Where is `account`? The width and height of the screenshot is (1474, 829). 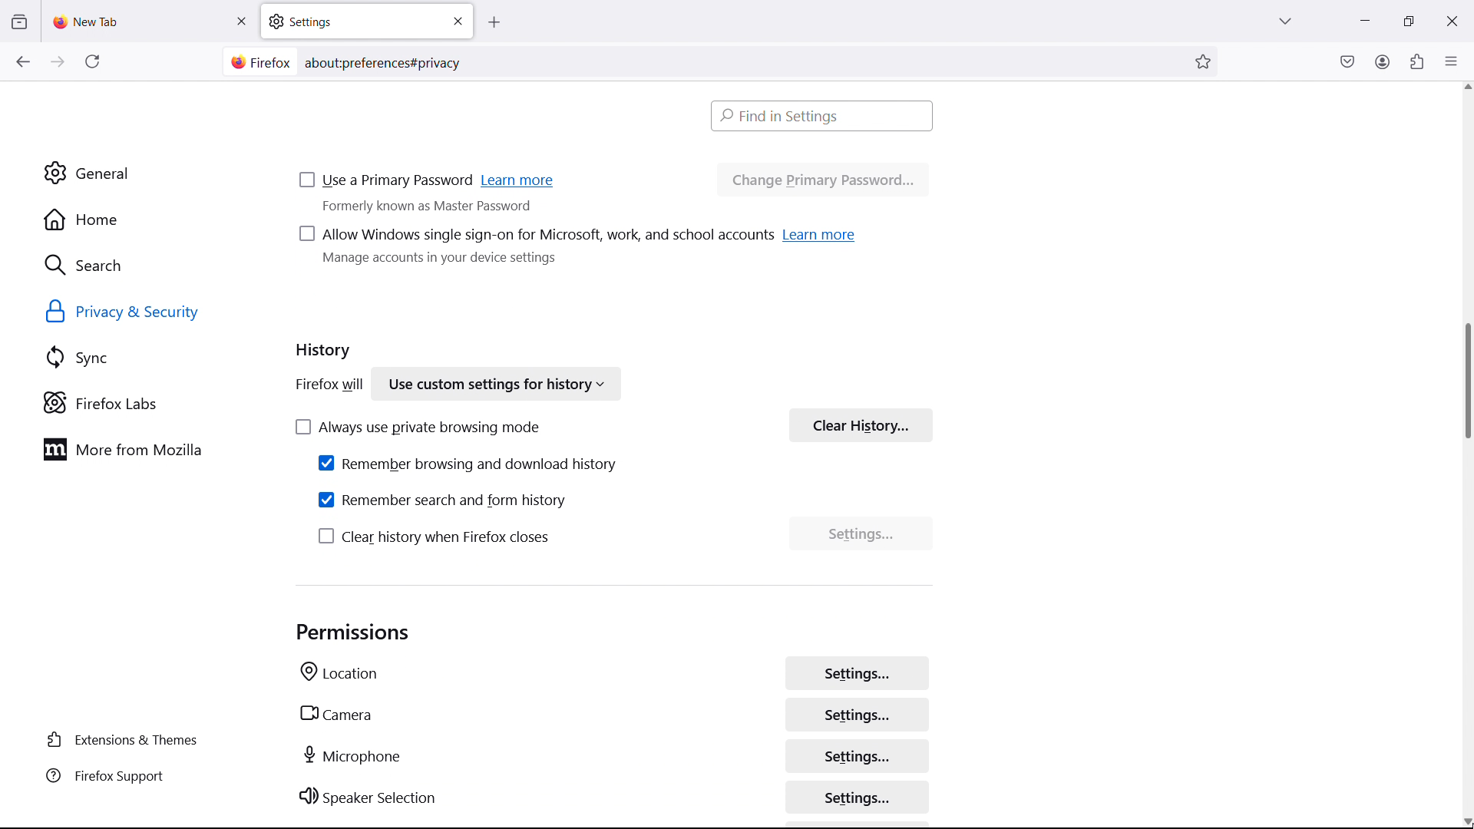
account is located at coordinates (1382, 61).